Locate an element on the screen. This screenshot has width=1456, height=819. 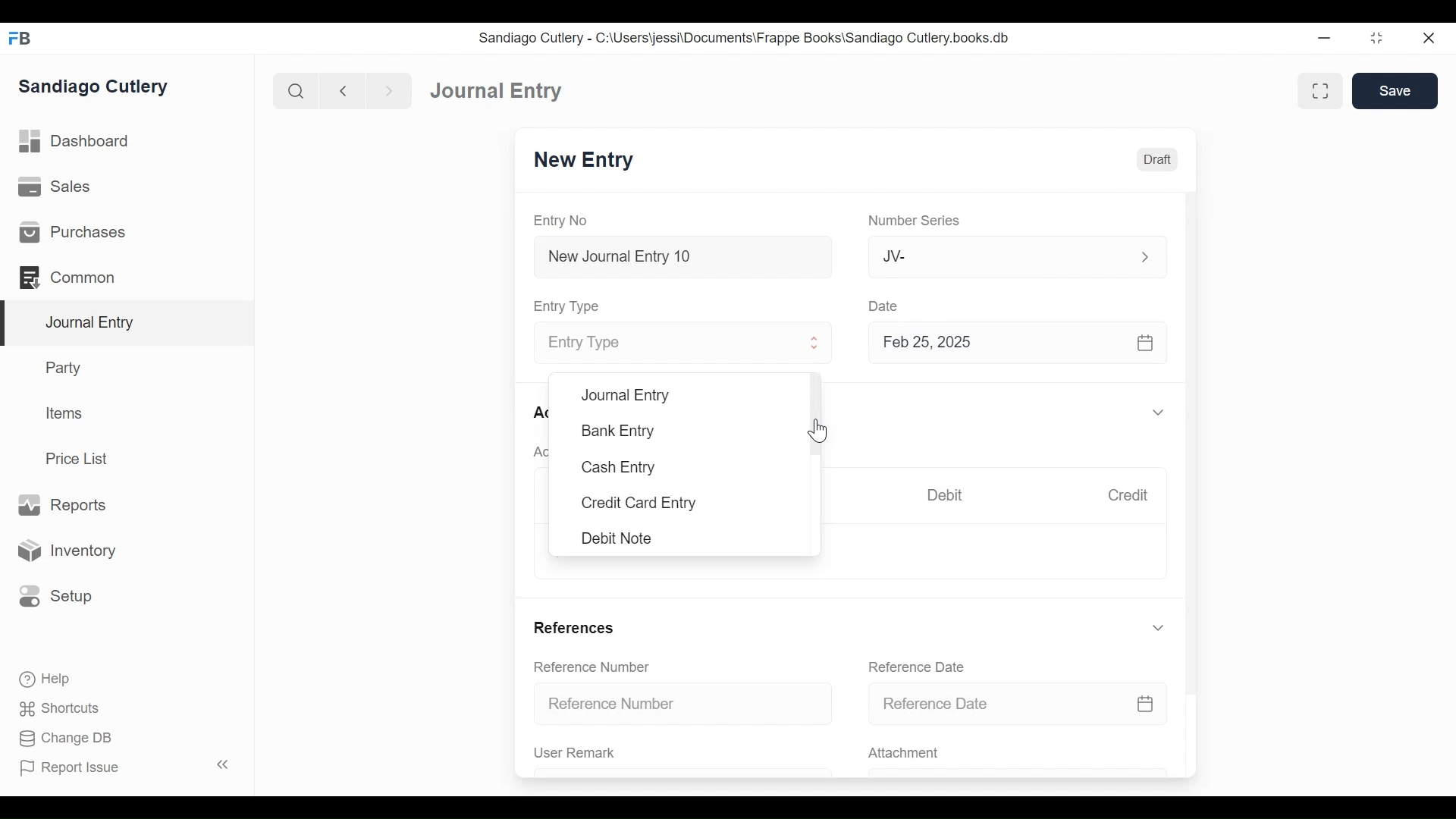
Journal Entry is located at coordinates (494, 92).